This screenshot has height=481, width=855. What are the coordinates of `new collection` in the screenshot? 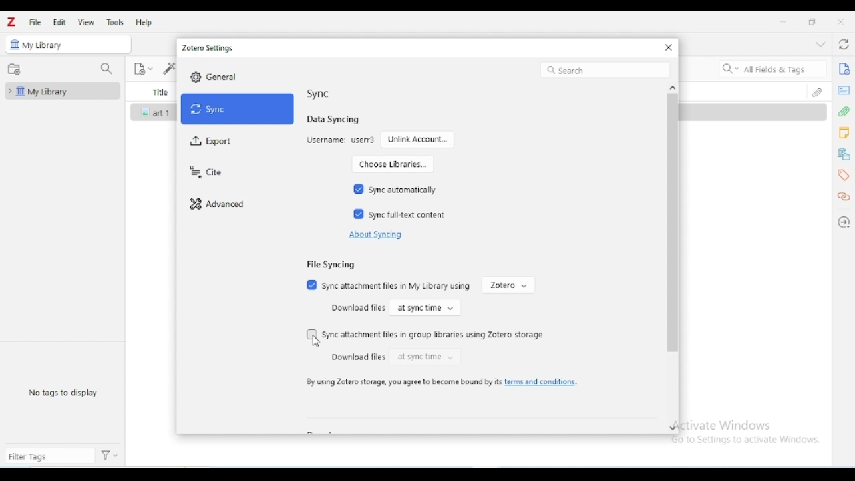 It's located at (14, 69).